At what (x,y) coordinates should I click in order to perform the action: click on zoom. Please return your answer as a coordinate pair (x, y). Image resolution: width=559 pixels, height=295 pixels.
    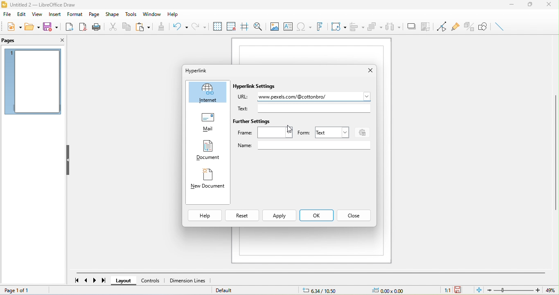
    Looking at the image, I should click on (515, 290).